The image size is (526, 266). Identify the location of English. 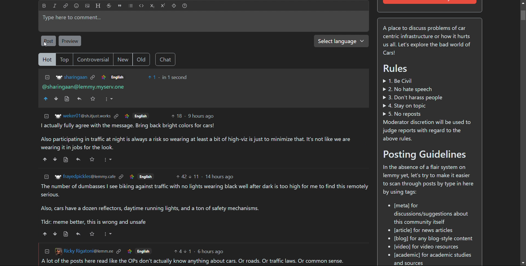
(132, 177).